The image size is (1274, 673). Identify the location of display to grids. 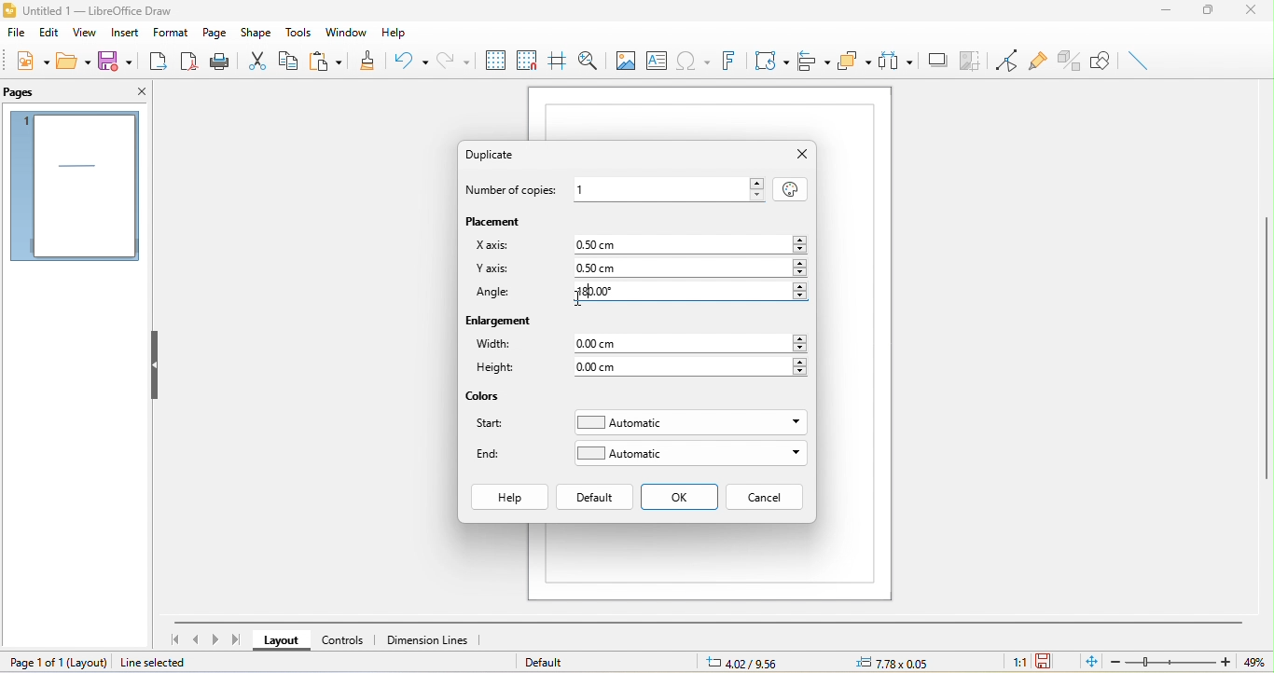
(494, 60).